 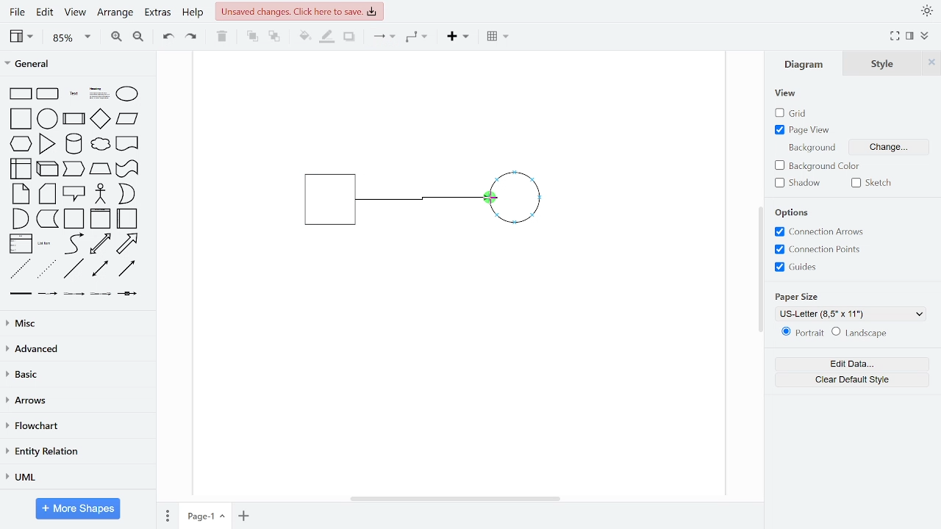 What do you see at coordinates (73, 169) in the screenshot?
I see `step` at bounding box center [73, 169].